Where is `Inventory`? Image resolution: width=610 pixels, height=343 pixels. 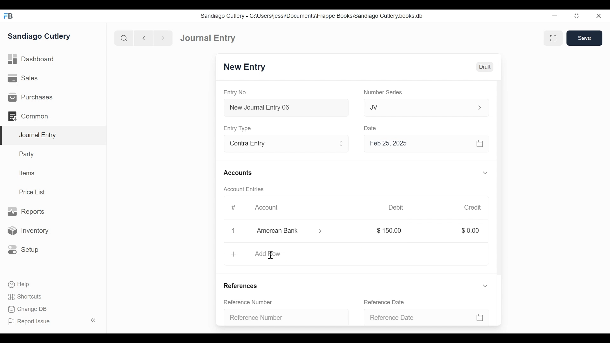 Inventory is located at coordinates (27, 231).